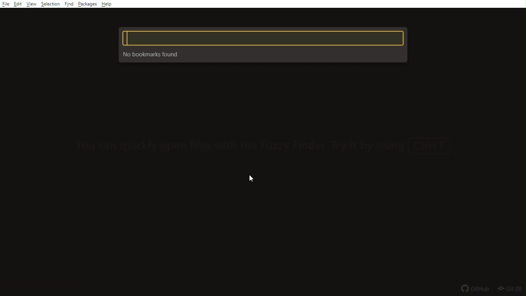 Image resolution: width=526 pixels, height=296 pixels. What do you see at coordinates (88, 5) in the screenshot?
I see `Packages` at bounding box center [88, 5].